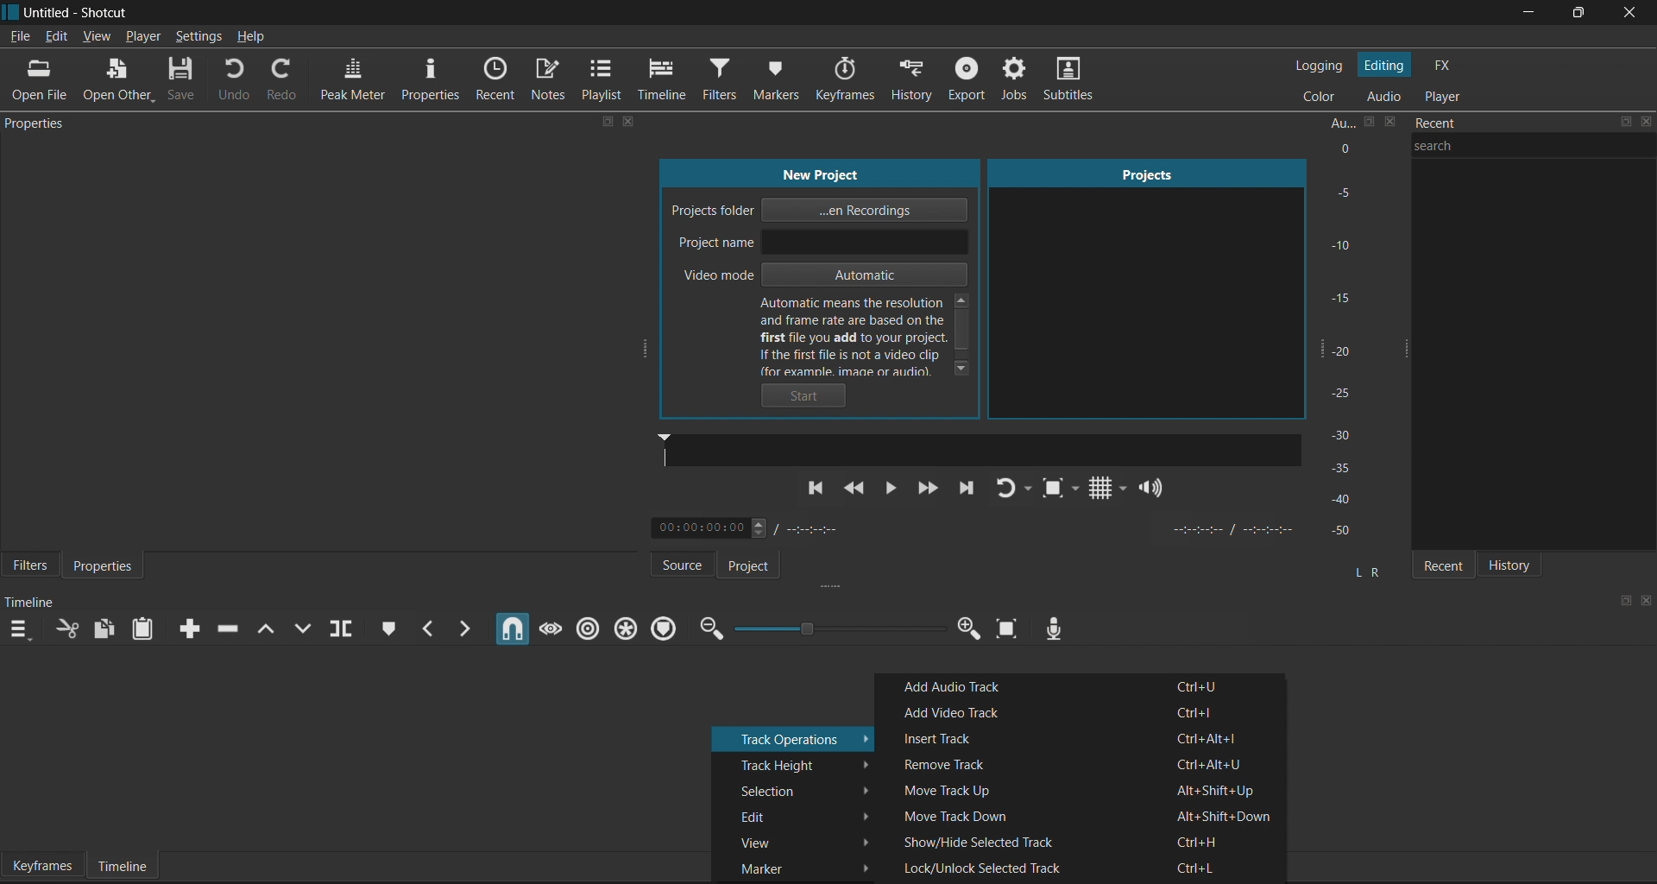  What do you see at coordinates (797, 762) in the screenshot?
I see `Track Height` at bounding box center [797, 762].